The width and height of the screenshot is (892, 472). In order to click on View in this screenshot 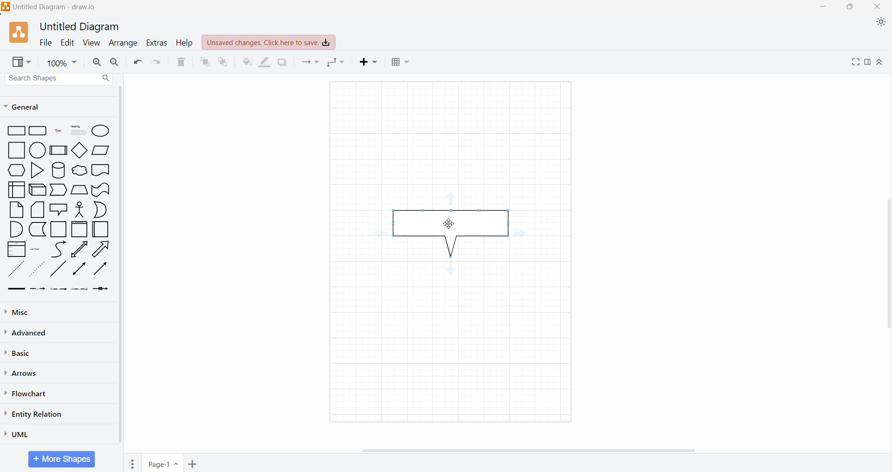, I will do `click(22, 62)`.